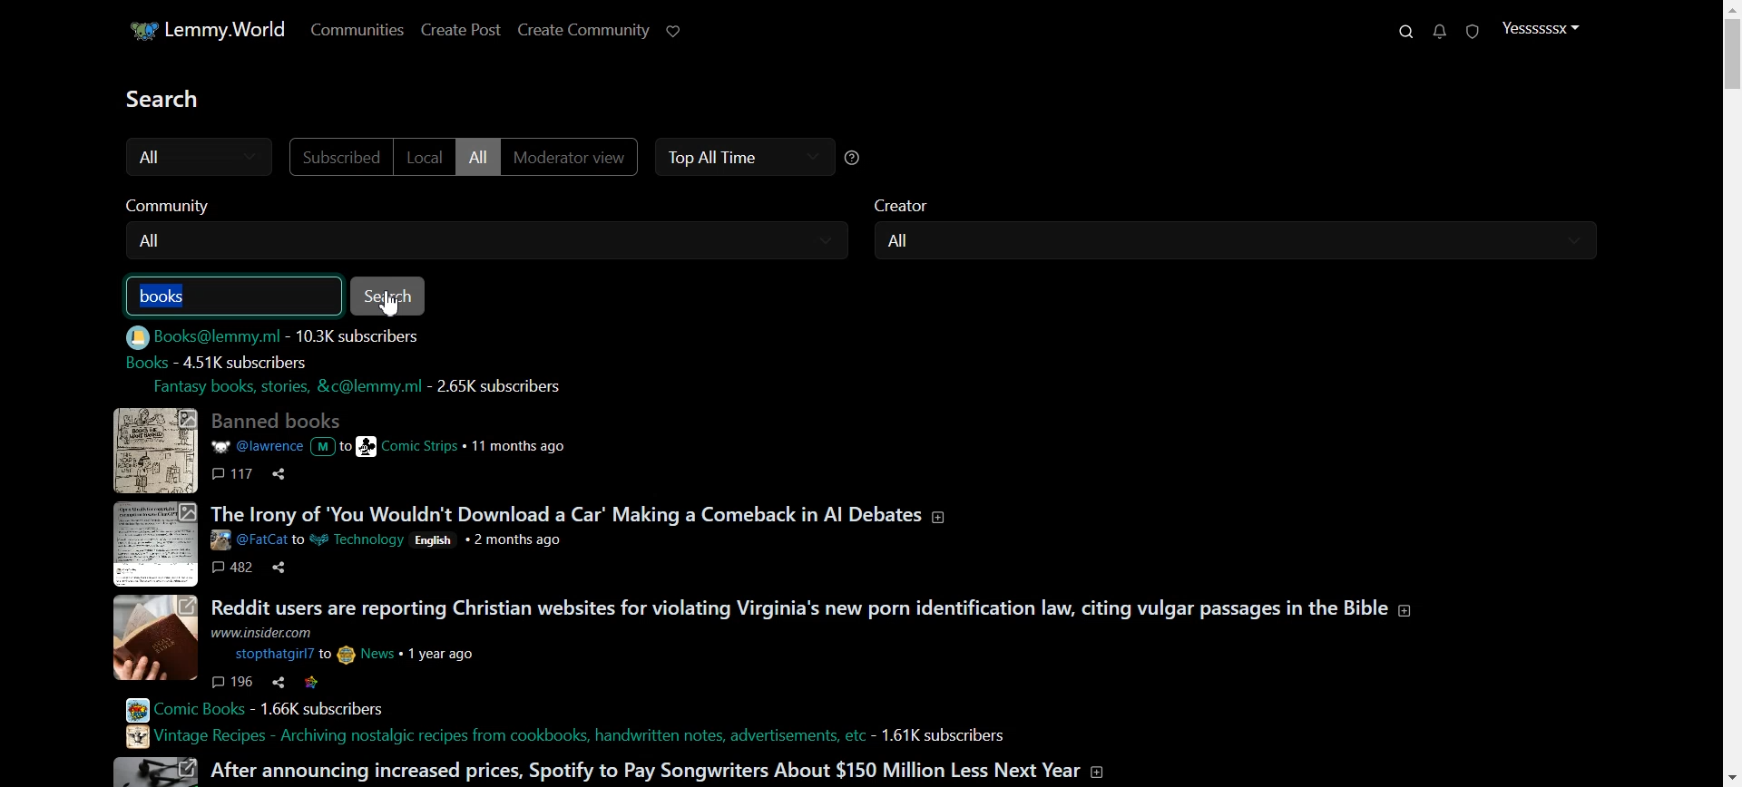 This screenshot has width=1742, height=787. What do you see at coordinates (582, 157) in the screenshot?
I see `Moderator view` at bounding box center [582, 157].